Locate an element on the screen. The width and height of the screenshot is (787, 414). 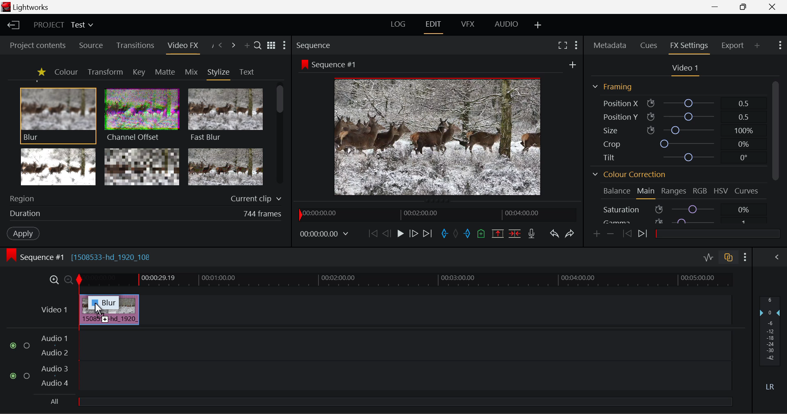
Posterize is located at coordinates (226, 167).